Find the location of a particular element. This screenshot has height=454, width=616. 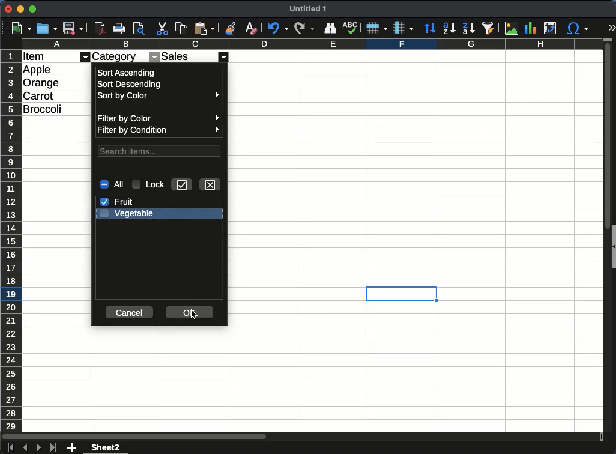

redo is located at coordinates (304, 29).